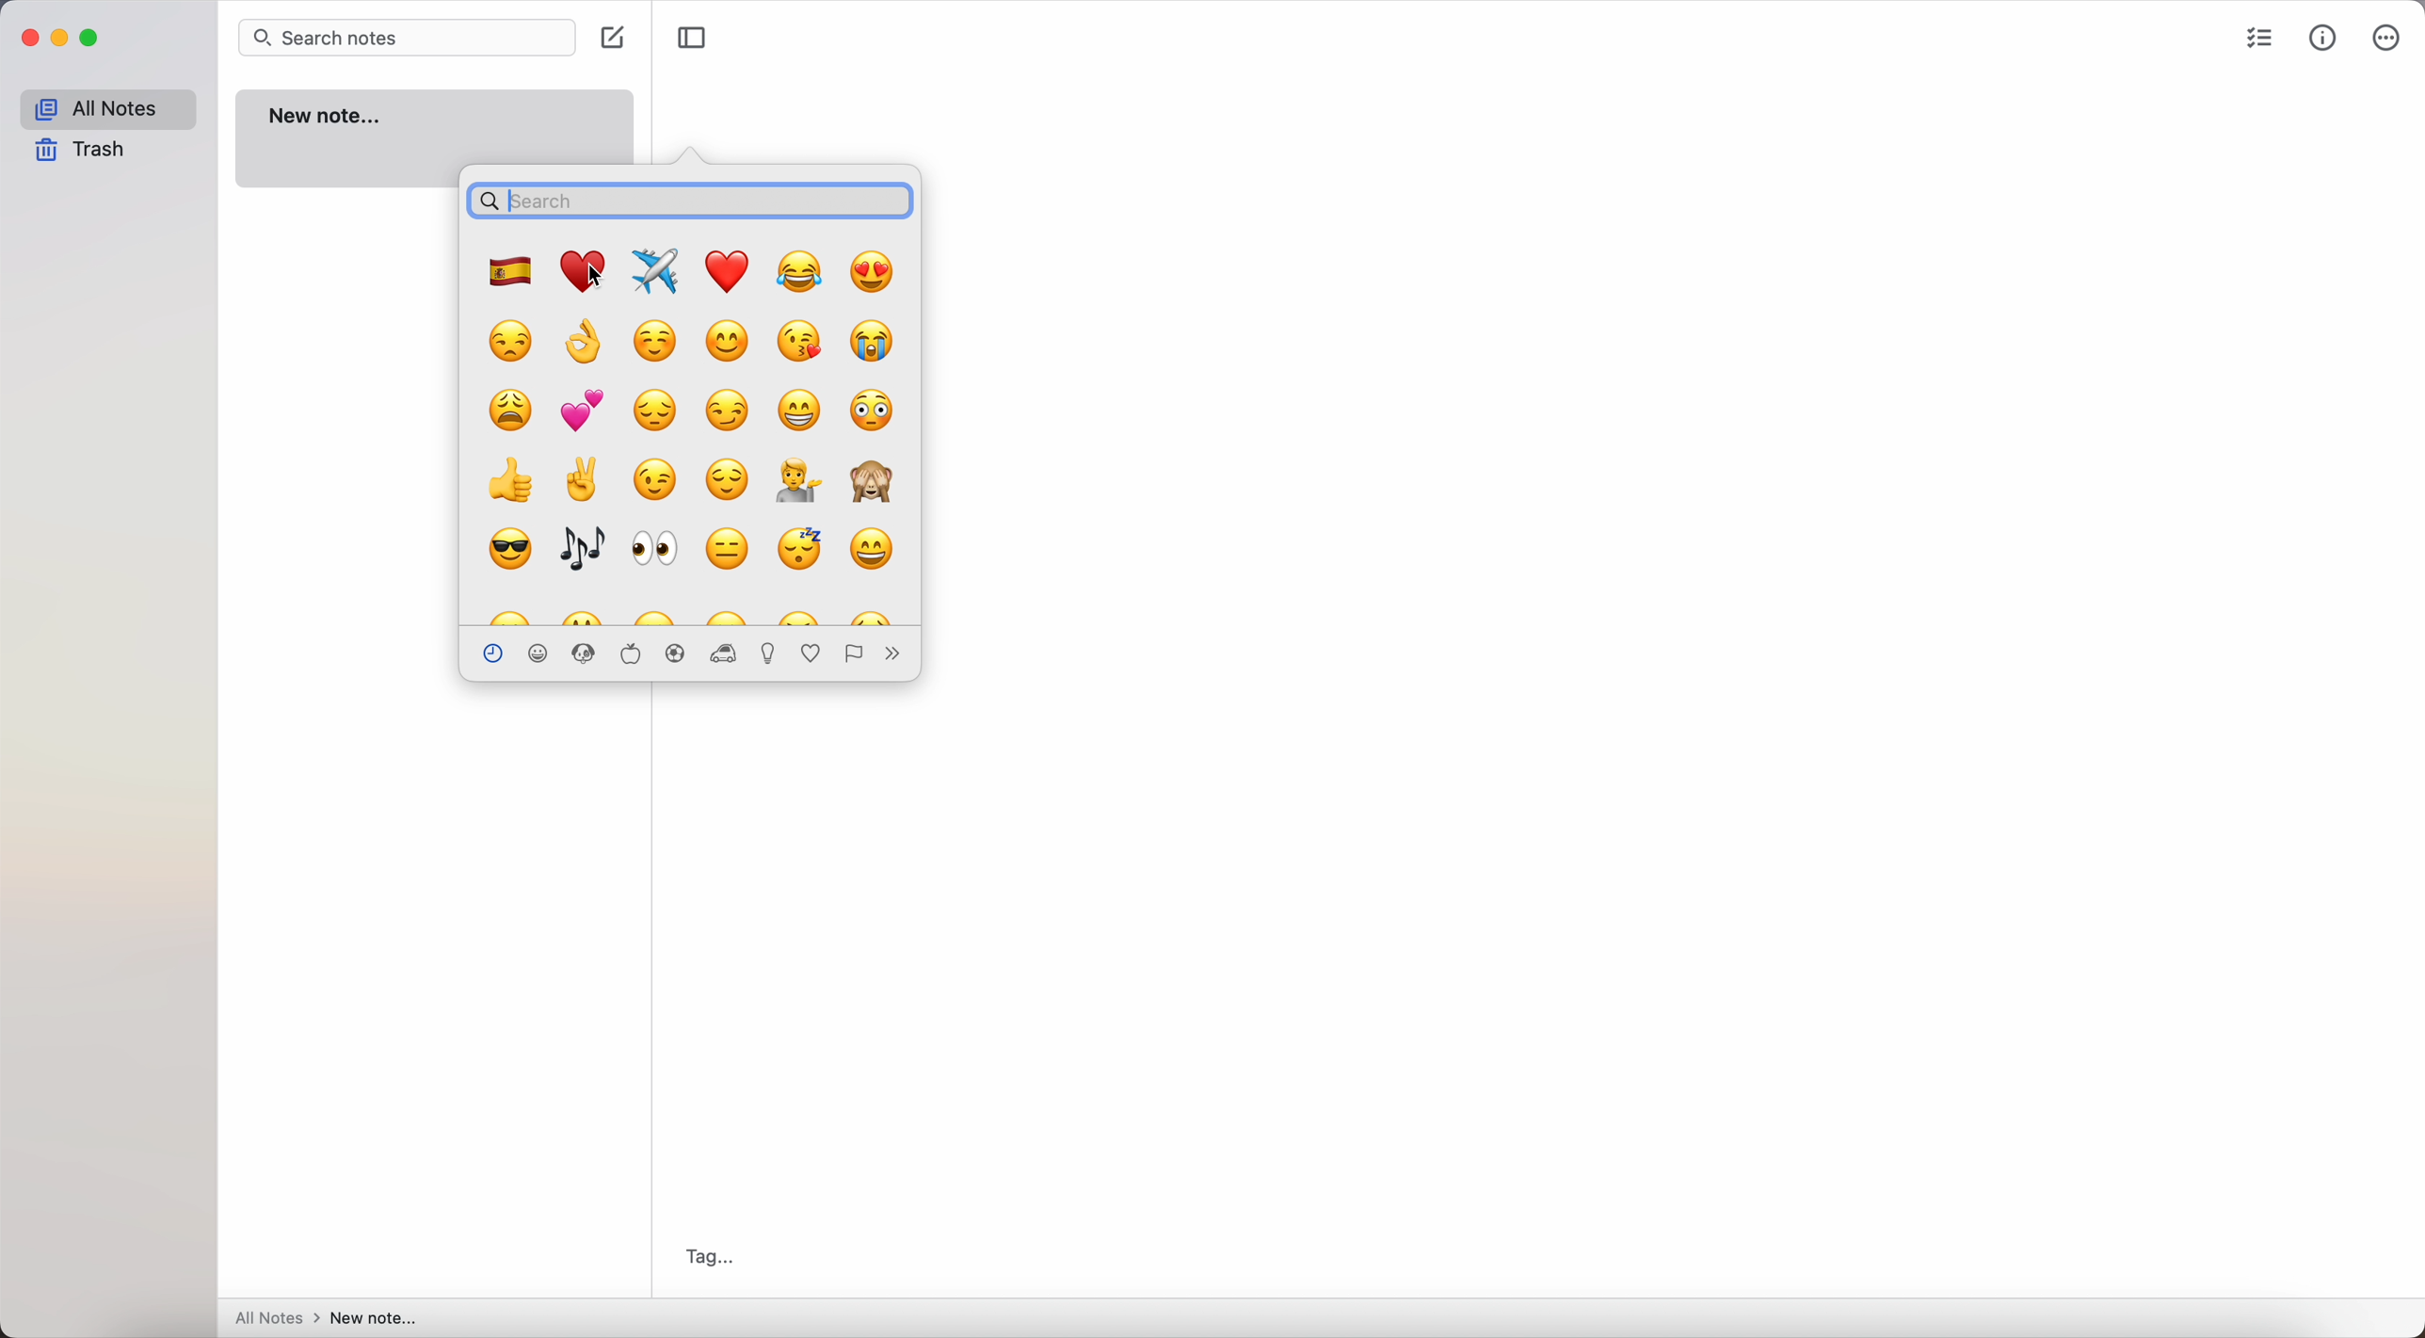 Image resolution: width=2425 pixels, height=1338 pixels. I want to click on new note, so click(432, 126).